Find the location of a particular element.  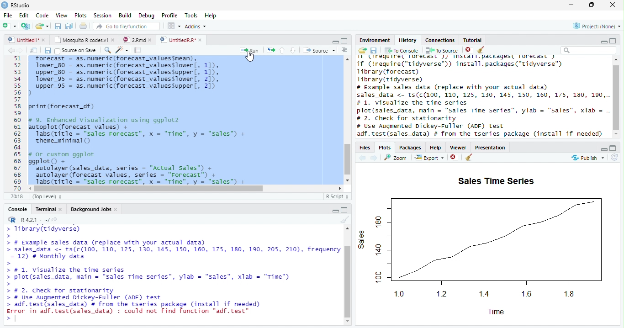

Export is located at coordinates (429, 158).